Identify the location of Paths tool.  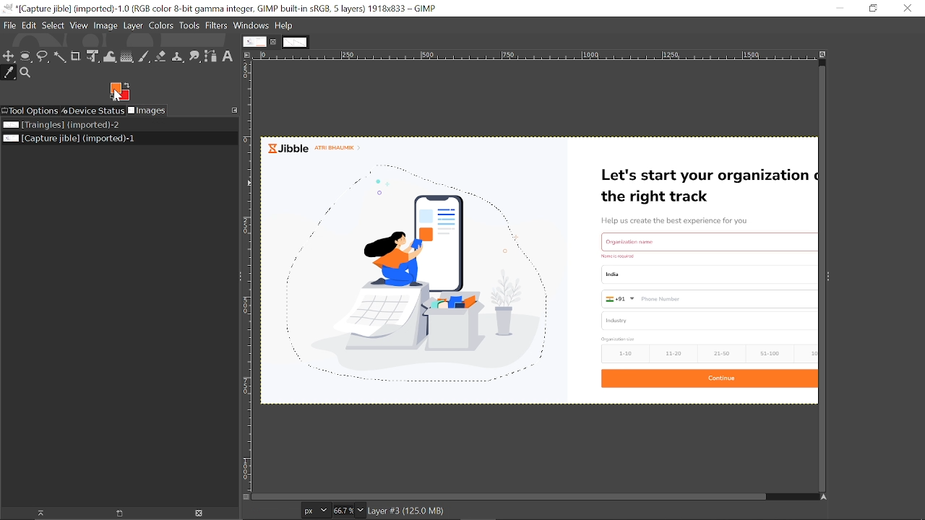
(210, 58).